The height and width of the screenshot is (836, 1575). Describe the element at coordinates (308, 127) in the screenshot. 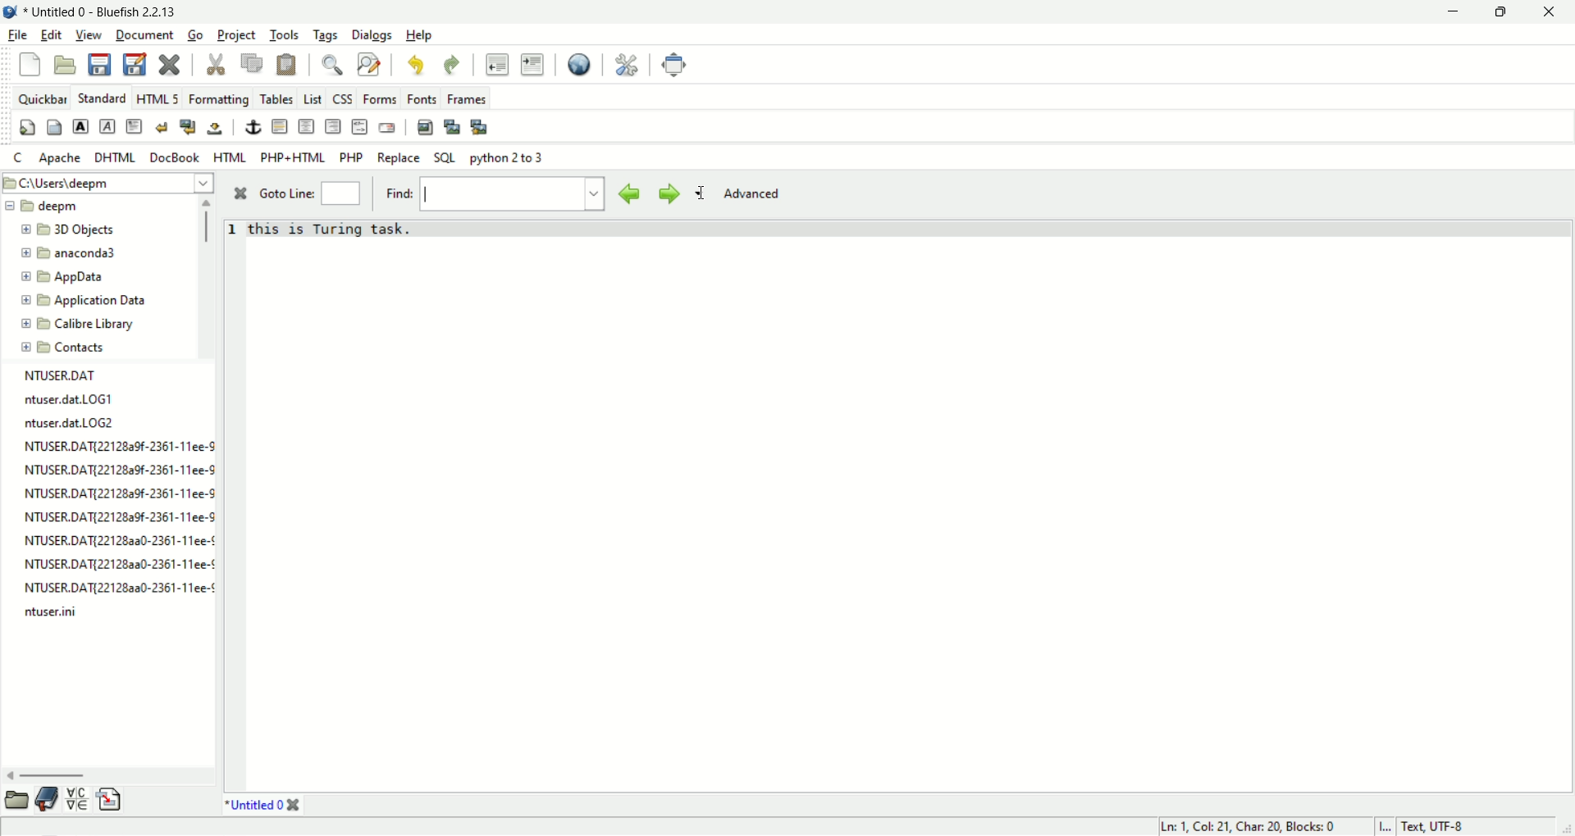

I see `center` at that location.